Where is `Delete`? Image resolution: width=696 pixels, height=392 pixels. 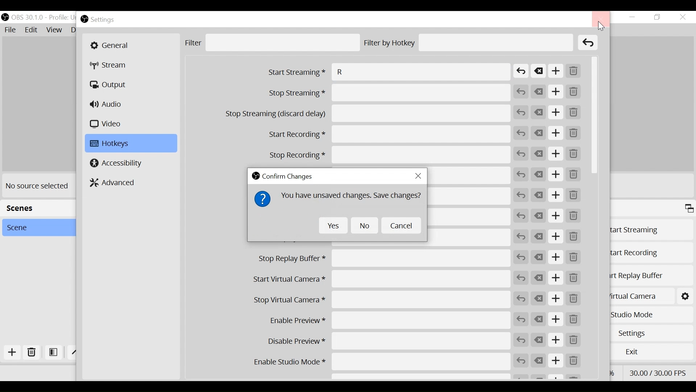
Delete is located at coordinates (32, 353).